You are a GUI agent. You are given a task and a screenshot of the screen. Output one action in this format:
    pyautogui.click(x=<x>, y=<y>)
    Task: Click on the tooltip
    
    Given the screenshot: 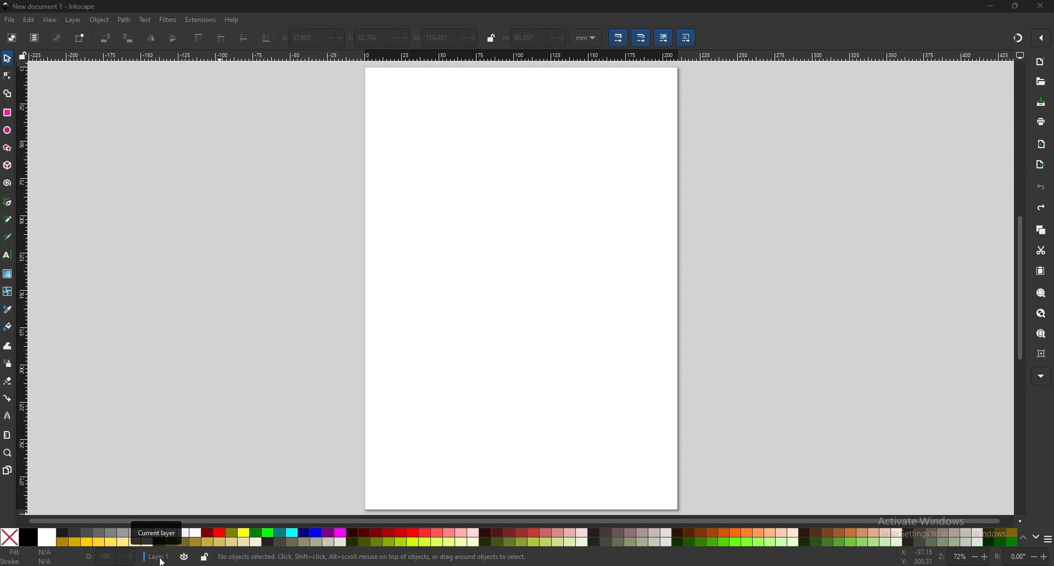 What is the action you would take?
    pyautogui.click(x=156, y=533)
    